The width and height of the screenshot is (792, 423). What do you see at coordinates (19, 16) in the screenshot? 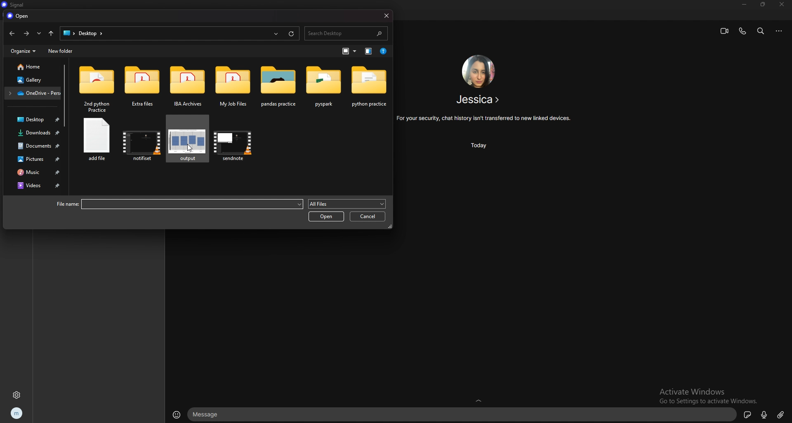
I see `open` at bounding box center [19, 16].